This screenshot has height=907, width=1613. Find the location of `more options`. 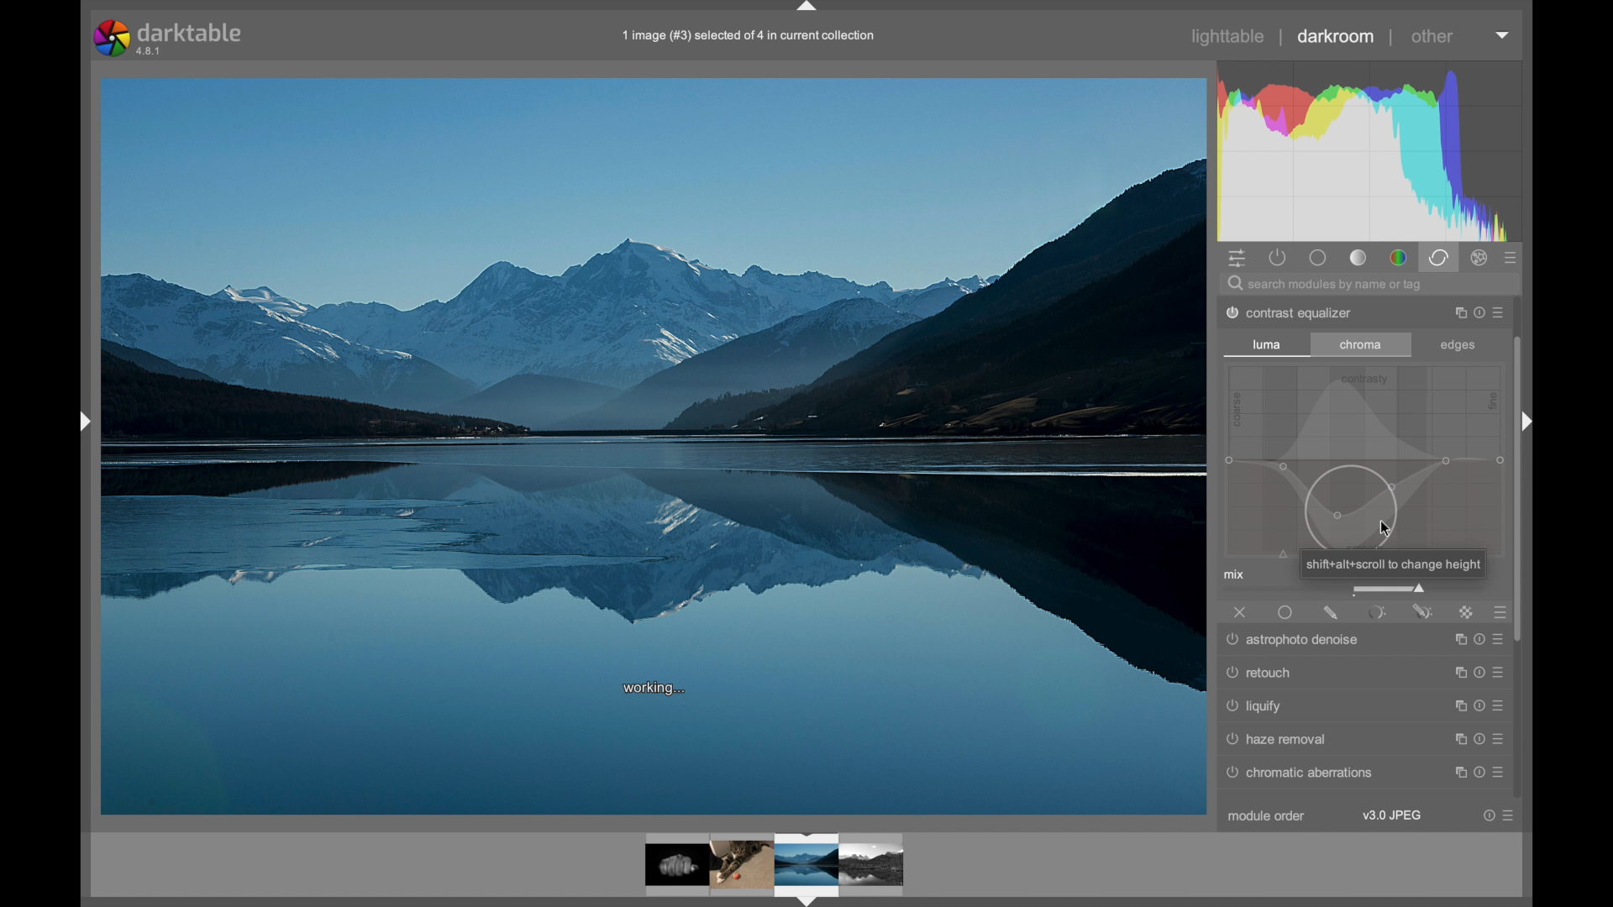

more options is located at coordinates (1470, 741).